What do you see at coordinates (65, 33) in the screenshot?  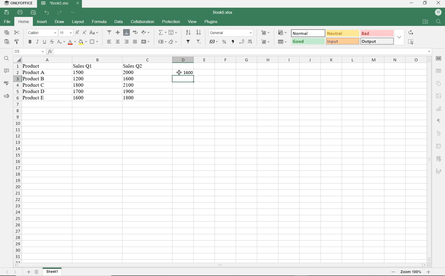 I see `font size` at bounding box center [65, 33].